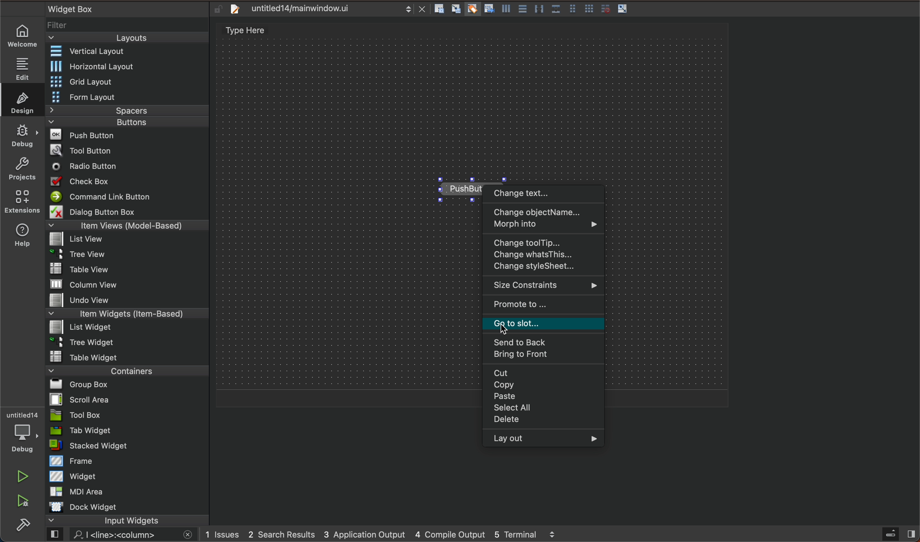 The image size is (920, 542). What do you see at coordinates (21, 528) in the screenshot?
I see `build` at bounding box center [21, 528].